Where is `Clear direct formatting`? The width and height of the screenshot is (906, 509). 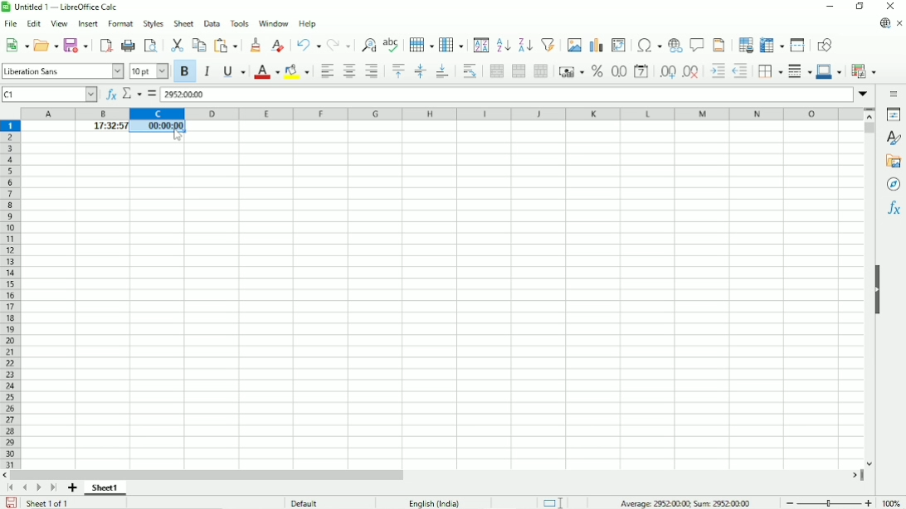 Clear direct formatting is located at coordinates (279, 44).